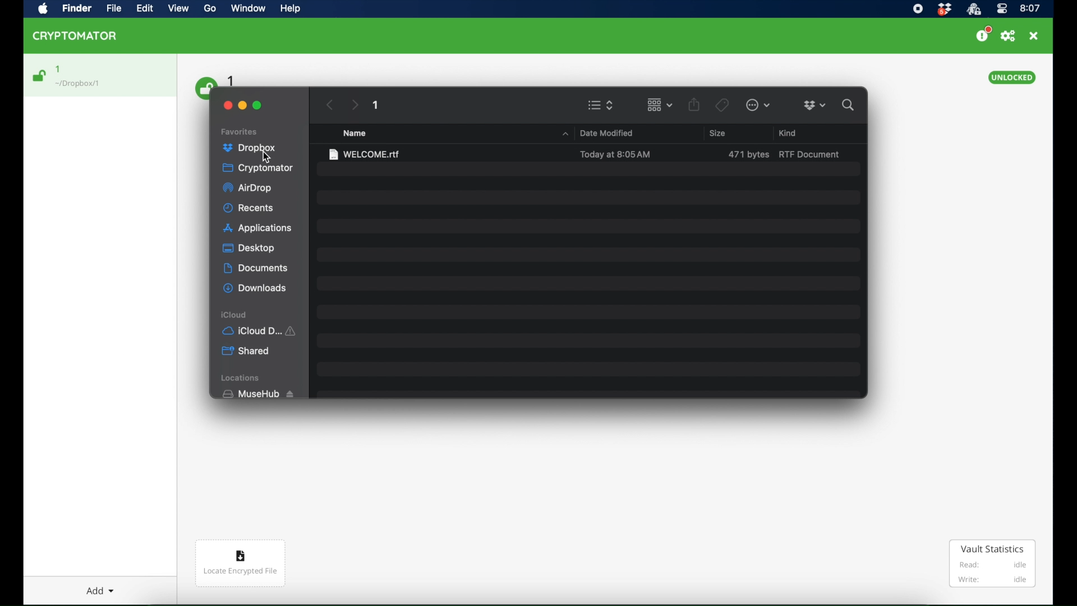  Describe the element at coordinates (241, 565) in the screenshot. I see `Locate encrypted file` at that location.